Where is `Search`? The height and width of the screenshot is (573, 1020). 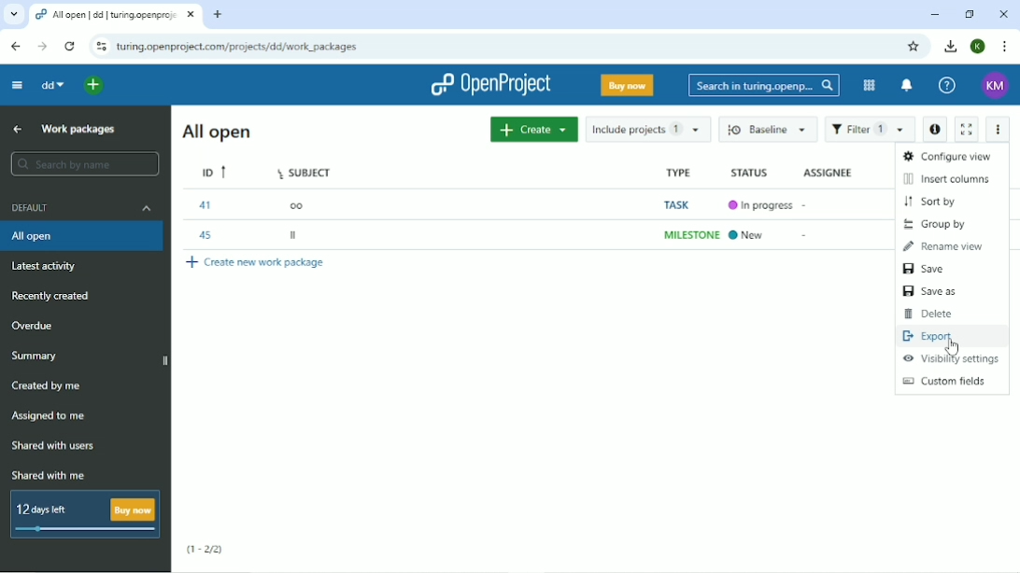
Search is located at coordinates (762, 85).